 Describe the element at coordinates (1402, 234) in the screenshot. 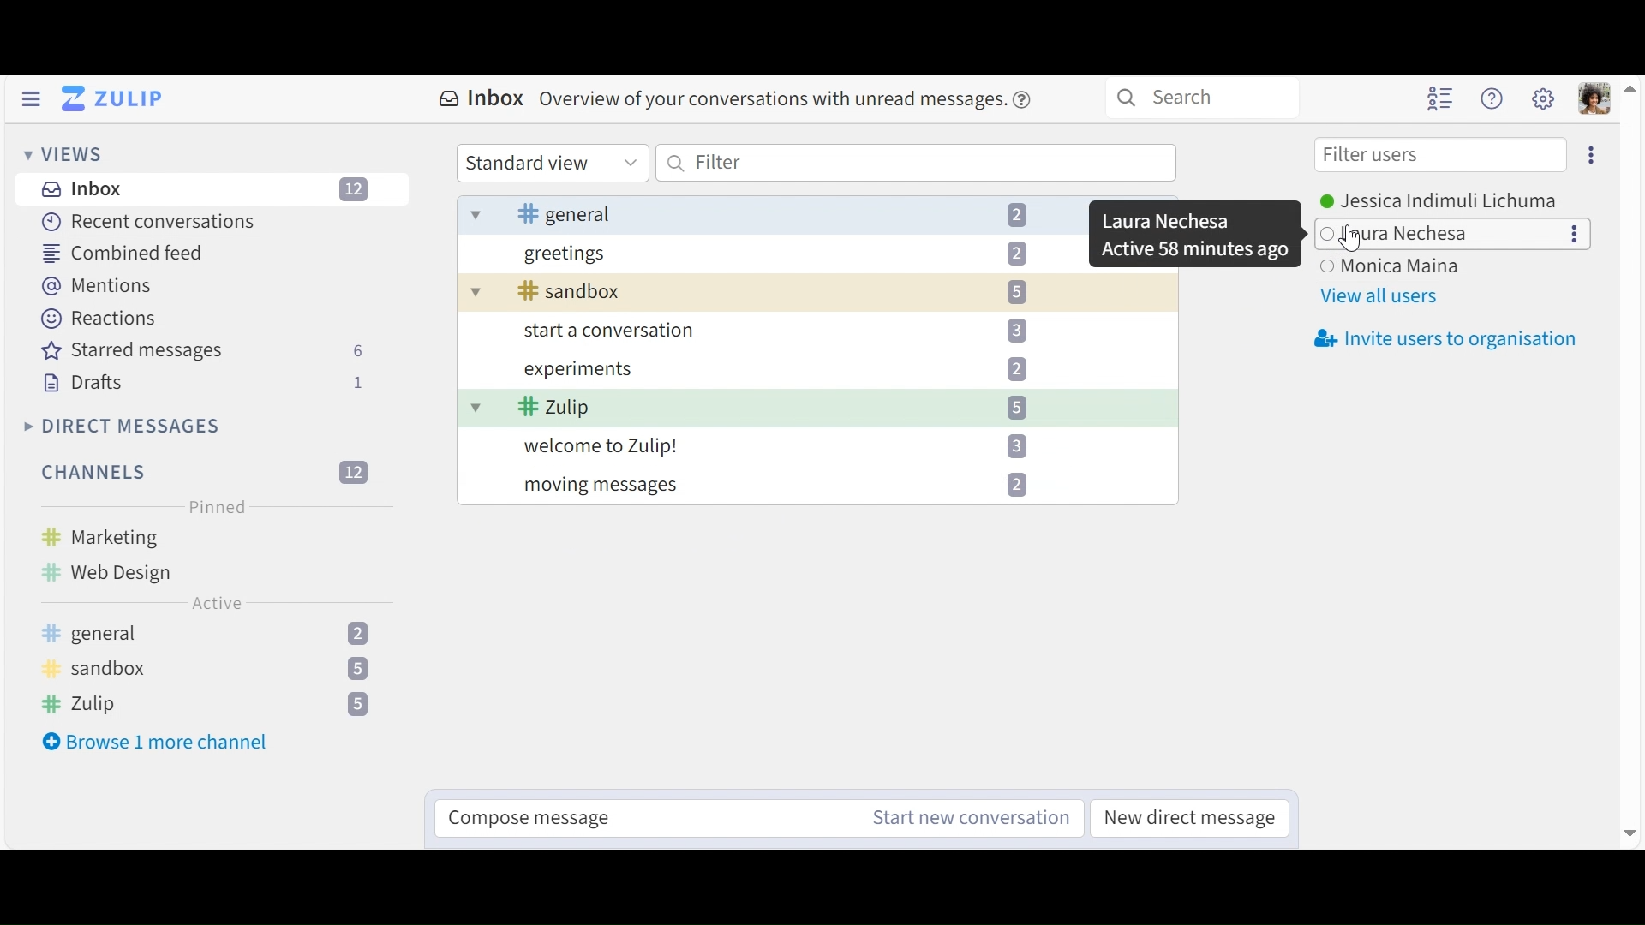

I see `user2` at that location.